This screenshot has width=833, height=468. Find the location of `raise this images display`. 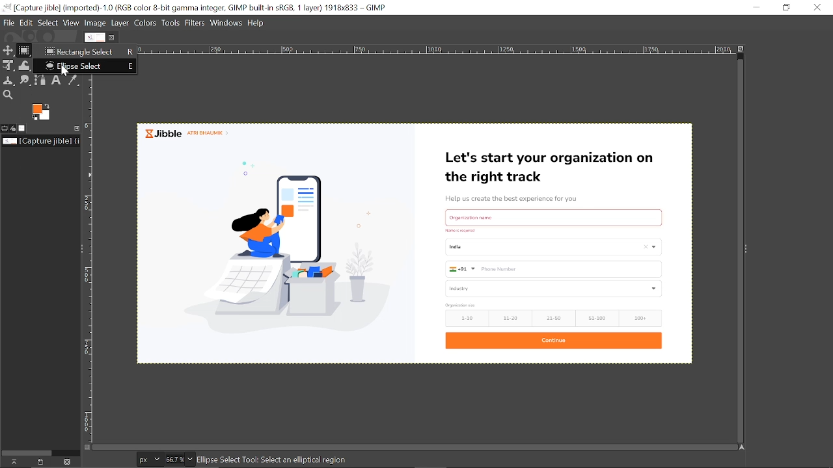

raise this images display is located at coordinates (12, 462).